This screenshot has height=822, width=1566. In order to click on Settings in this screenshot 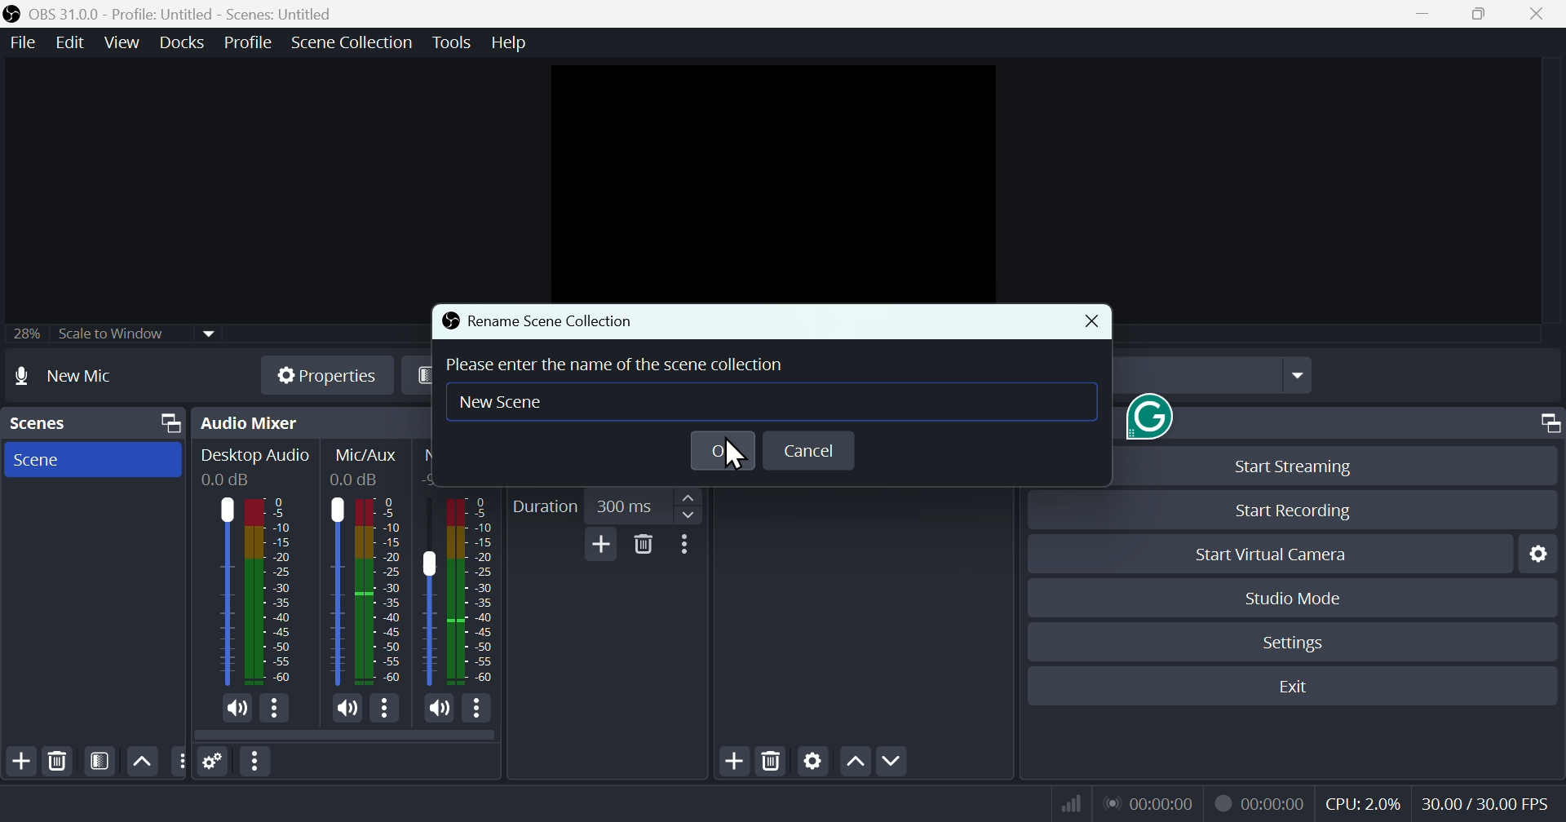, I will do `click(1544, 559)`.